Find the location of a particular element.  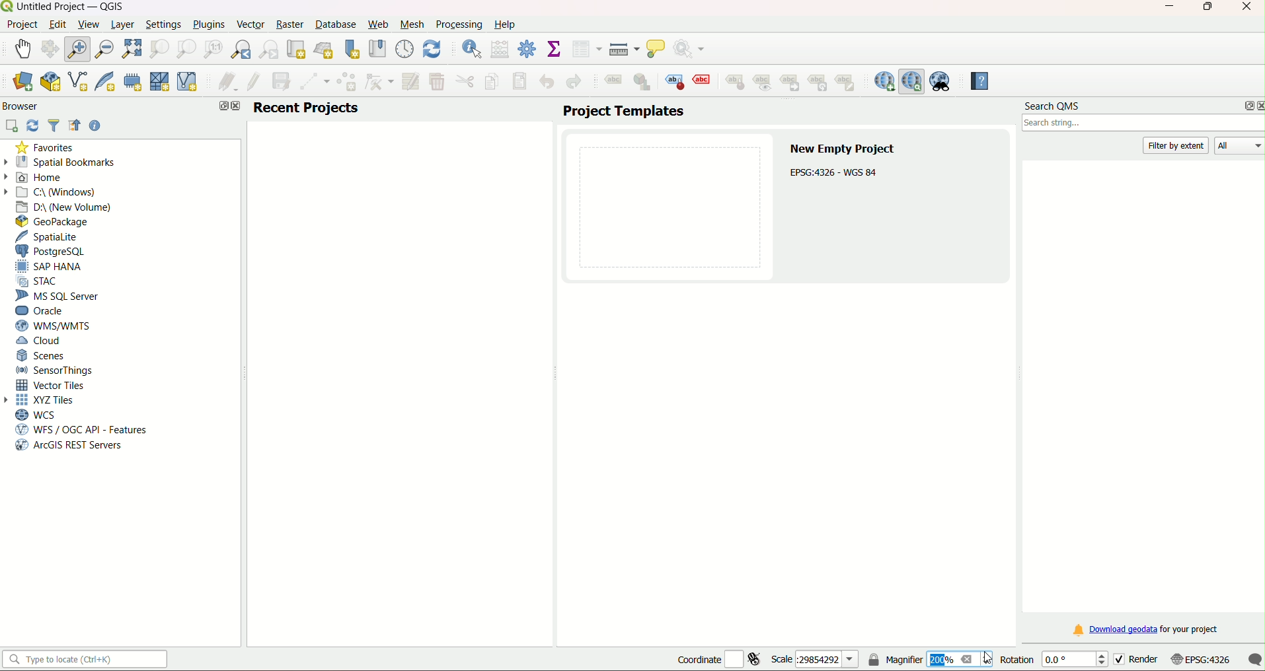

refresh is located at coordinates (432, 48).